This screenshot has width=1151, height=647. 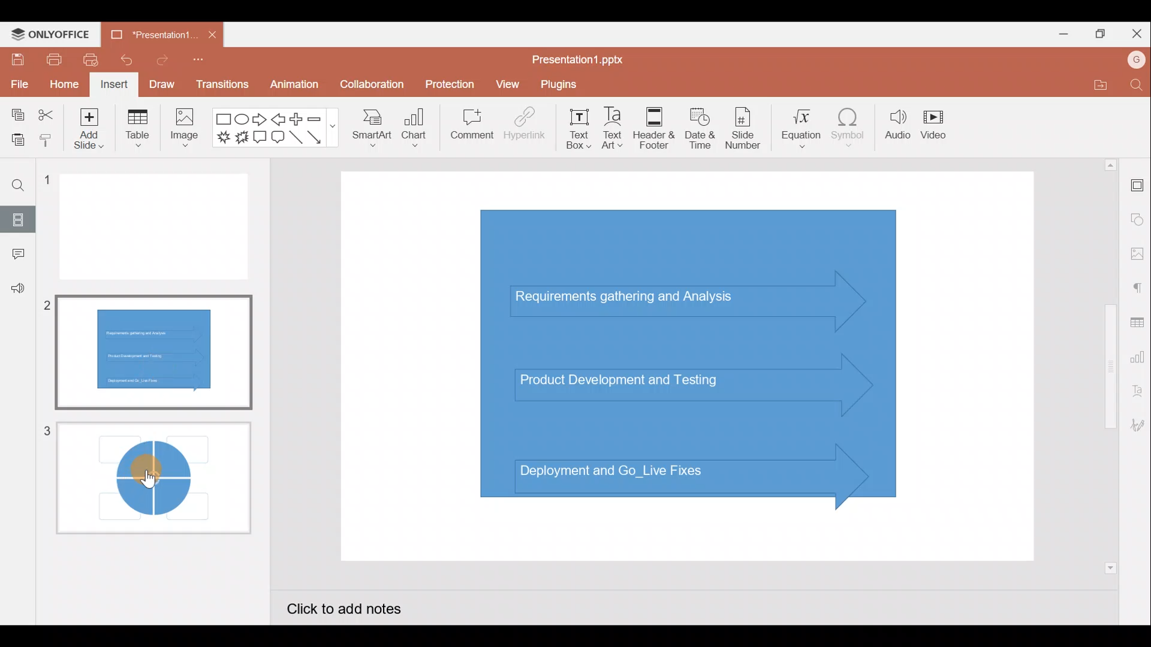 What do you see at coordinates (50, 60) in the screenshot?
I see `Print file` at bounding box center [50, 60].